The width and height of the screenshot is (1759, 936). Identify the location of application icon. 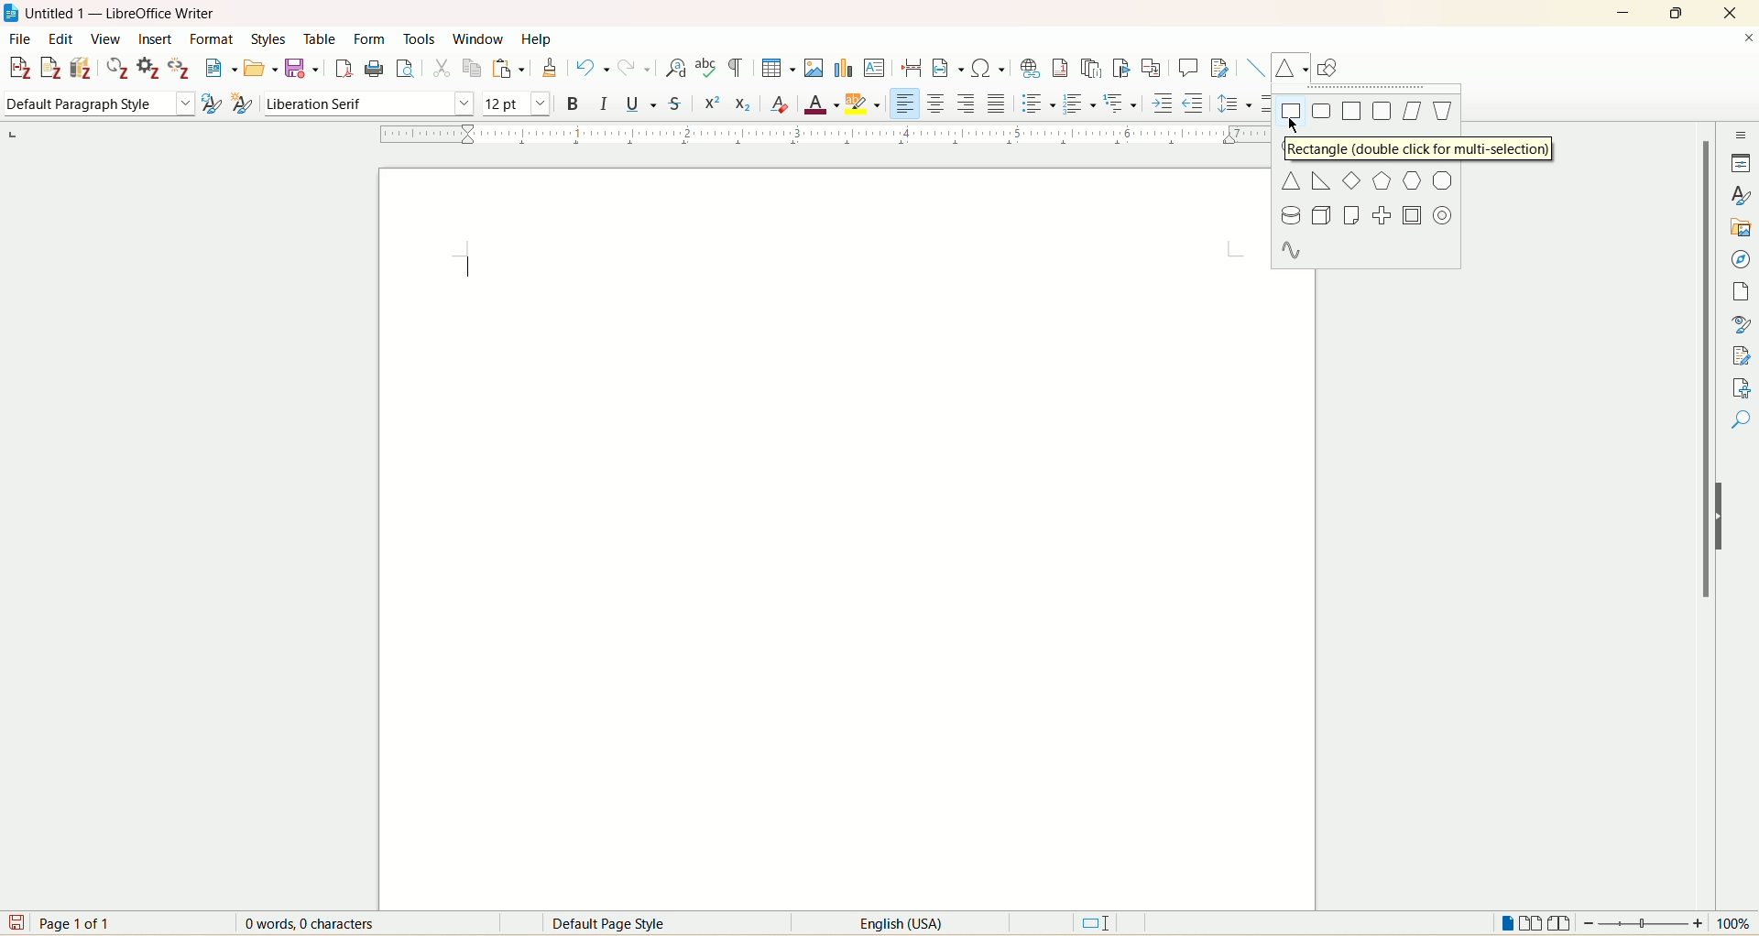
(12, 12).